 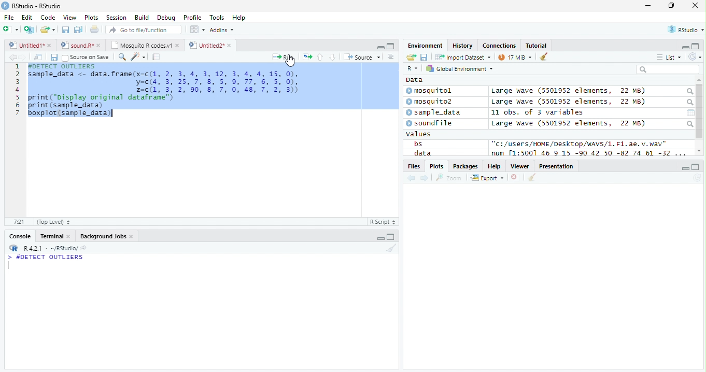 I want to click on Global Environment, so click(x=458, y=68).